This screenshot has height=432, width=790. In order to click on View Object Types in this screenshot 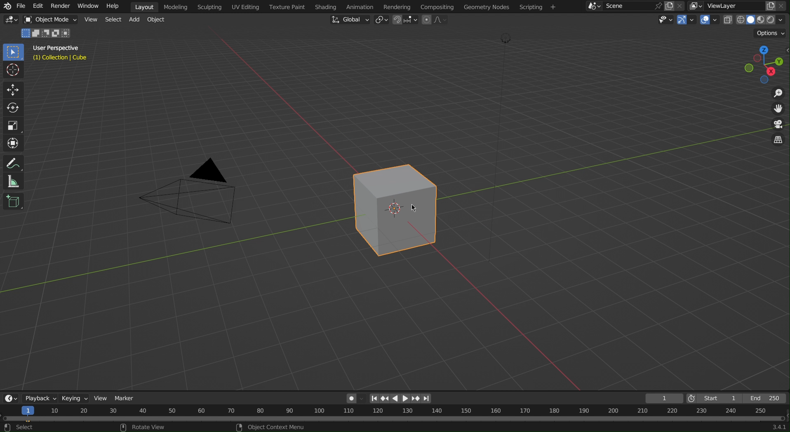, I will do `click(667, 20)`.